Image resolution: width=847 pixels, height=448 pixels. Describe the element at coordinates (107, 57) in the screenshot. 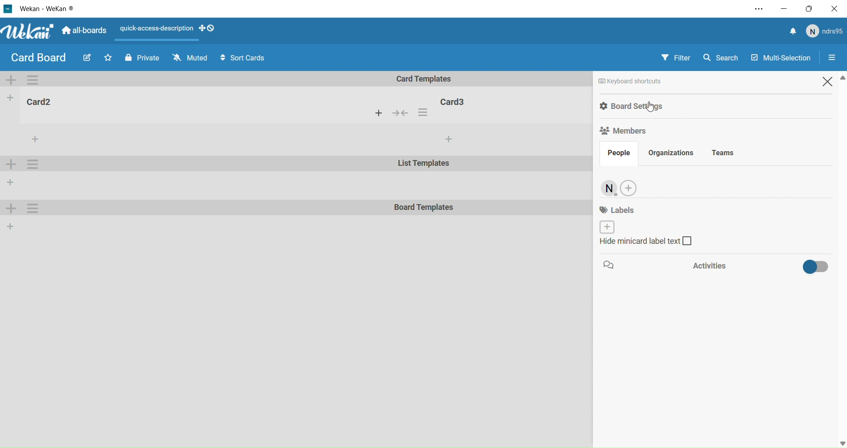

I see `` at that location.